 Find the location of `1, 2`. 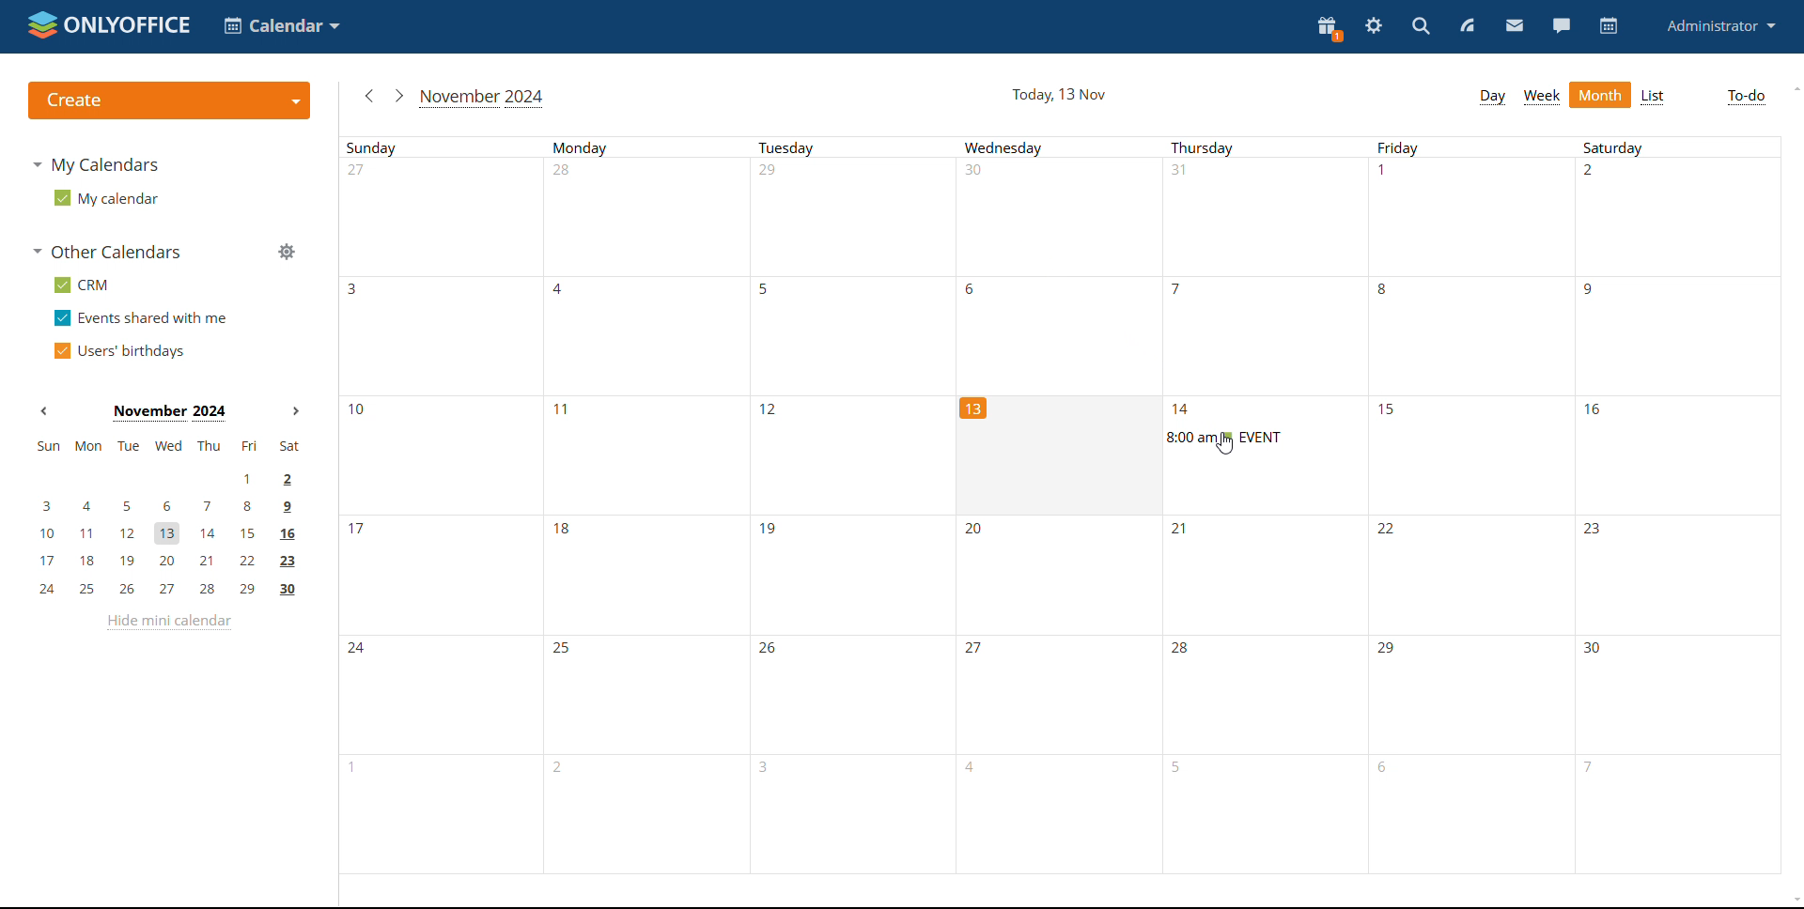

1, 2 is located at coordinates (167, 477).